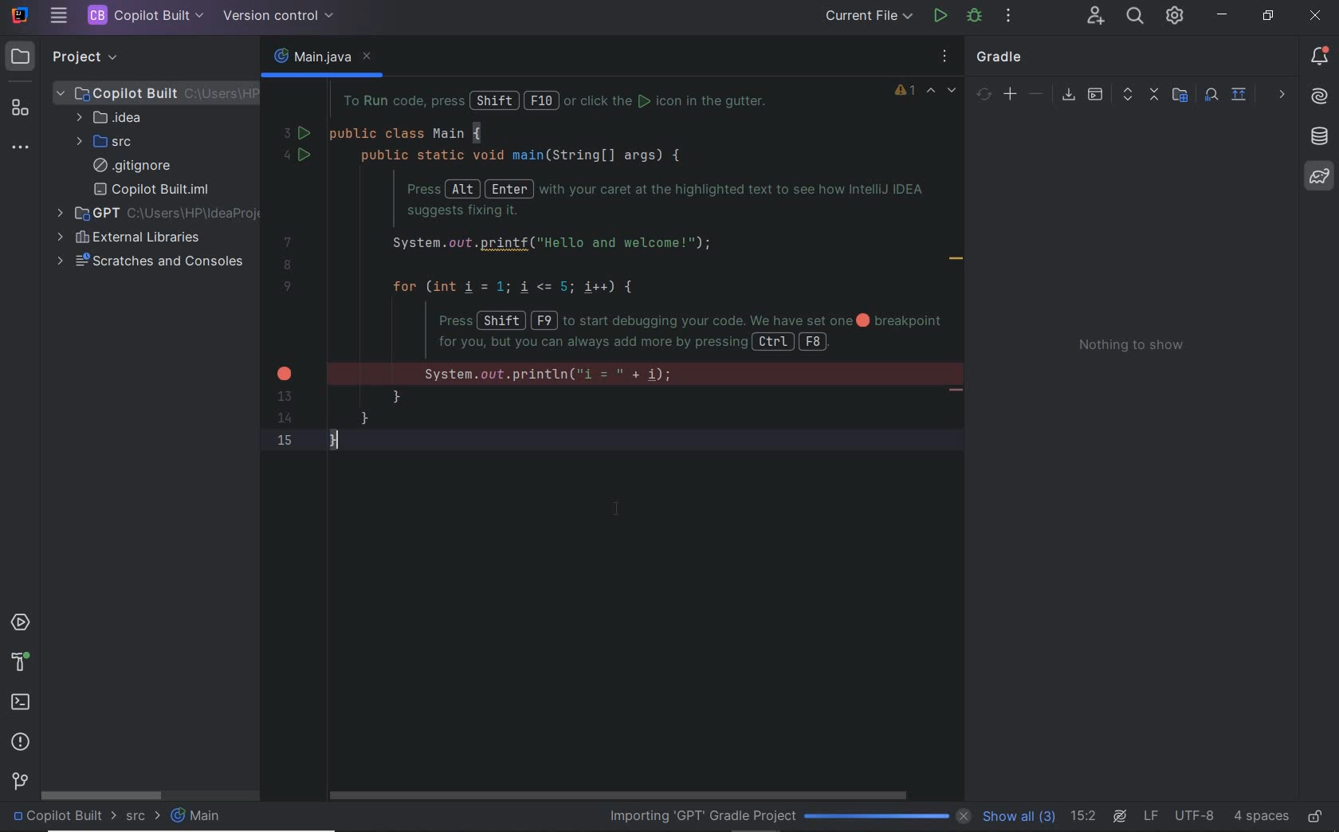 The height and width of the screenshot is (832, 1339). Describe the element at coordinates (942, 90) in the screenshot. I see `highlighted errors` at that location.